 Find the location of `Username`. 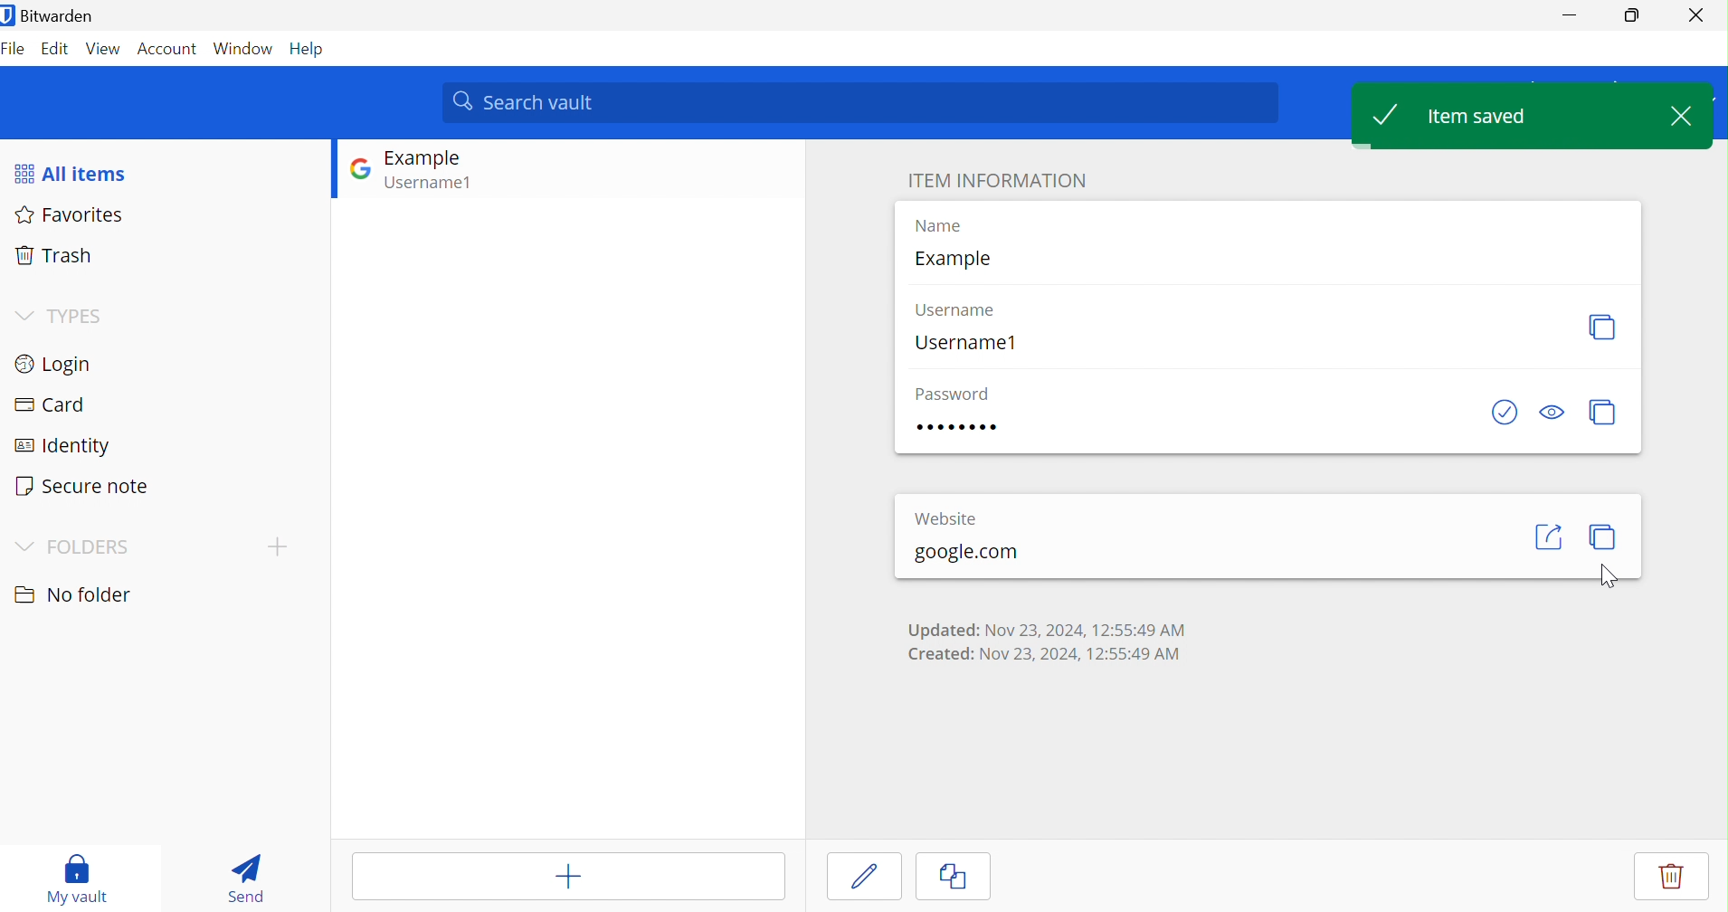

Username is located at coordinates (957, 309).